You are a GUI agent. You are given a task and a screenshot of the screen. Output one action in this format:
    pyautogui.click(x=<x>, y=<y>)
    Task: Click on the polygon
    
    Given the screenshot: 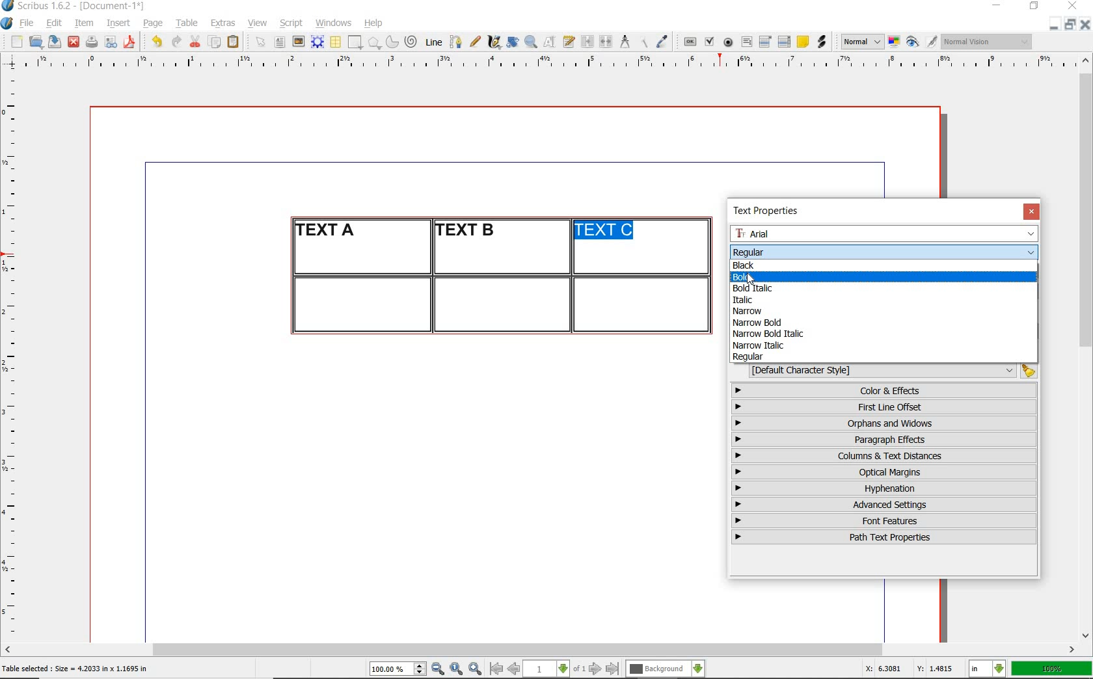 What is the action you would take?
    pyautogui.click(x=374, y=42)
    